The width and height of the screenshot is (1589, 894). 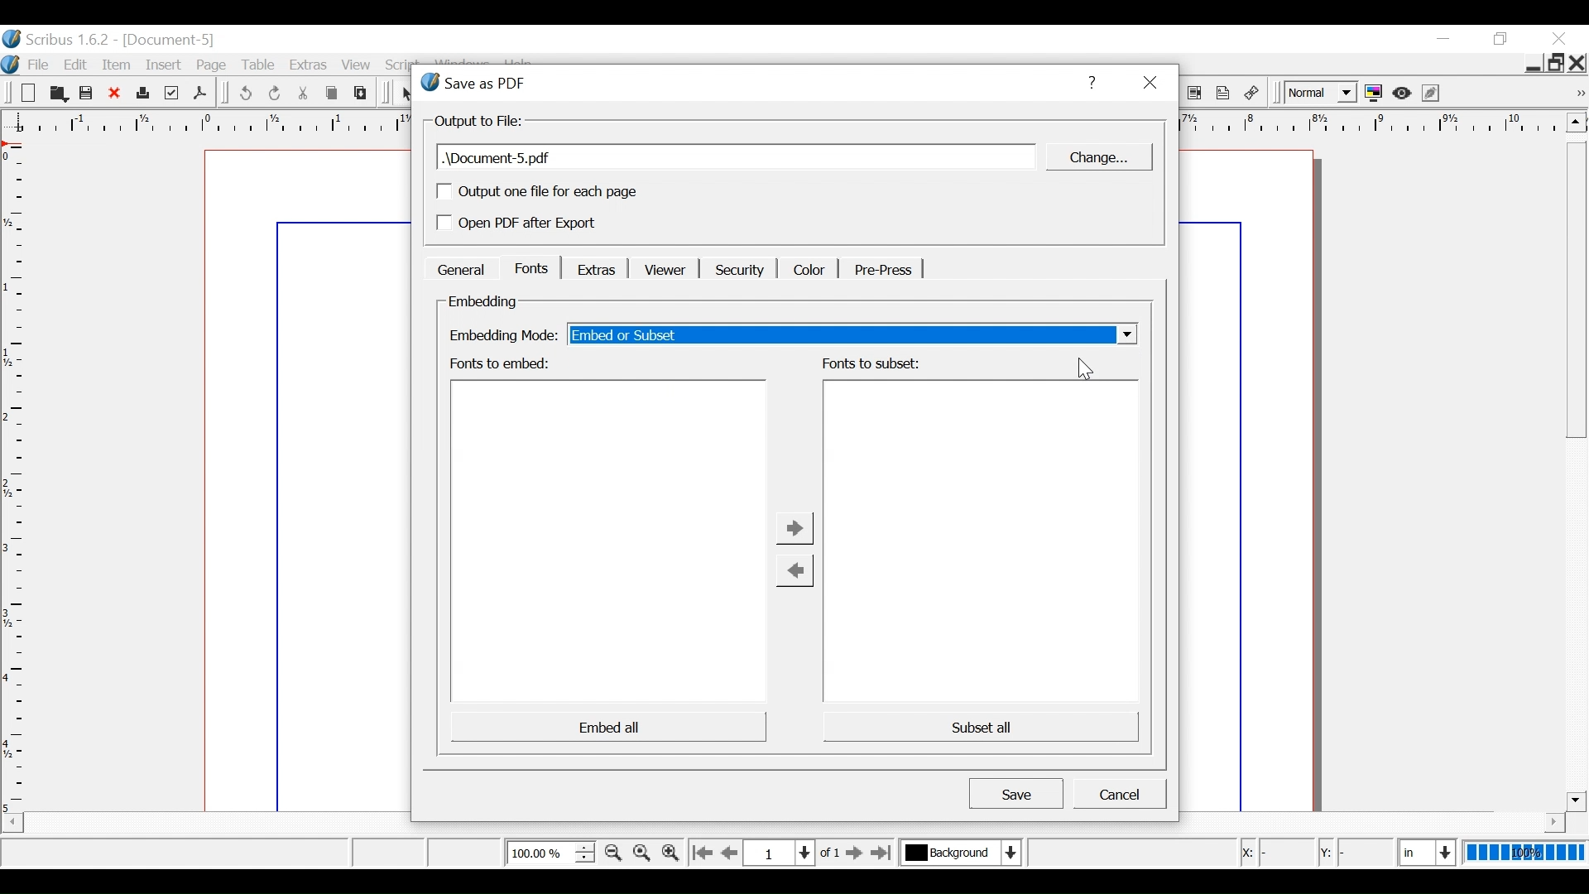 I want to click on Document, so click(x=302, y=479).